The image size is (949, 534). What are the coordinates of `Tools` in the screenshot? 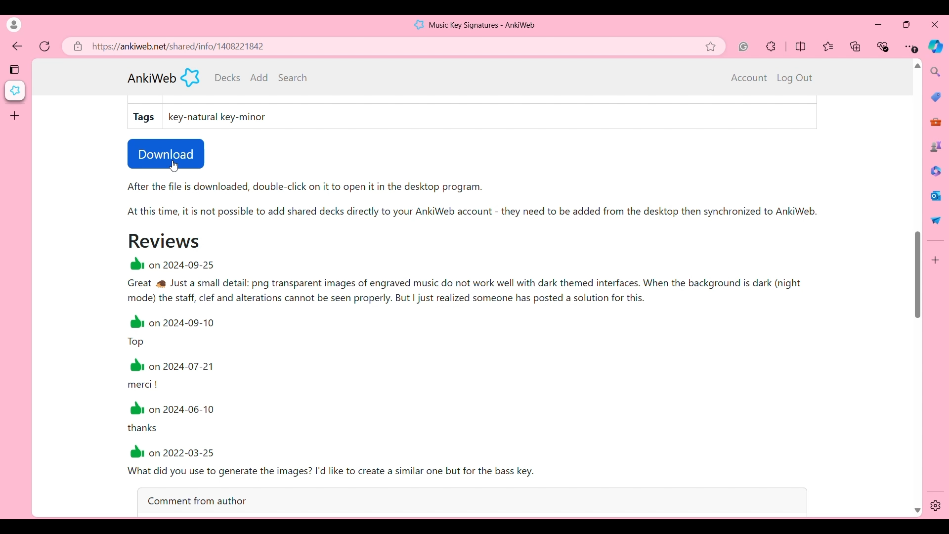 It's located at (936, 122).